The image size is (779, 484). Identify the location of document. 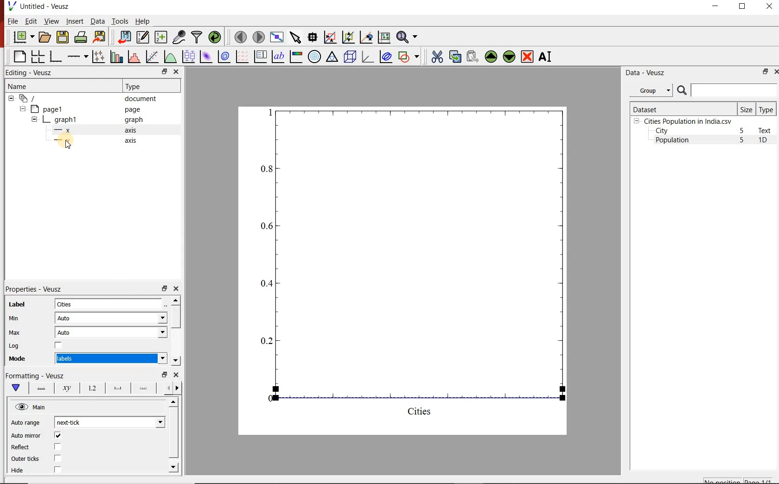
(85, 98).